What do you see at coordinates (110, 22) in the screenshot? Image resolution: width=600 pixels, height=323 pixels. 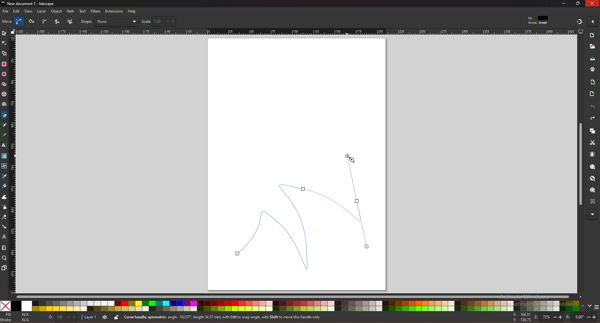 I see `shape` at bounding box center [110, 22].